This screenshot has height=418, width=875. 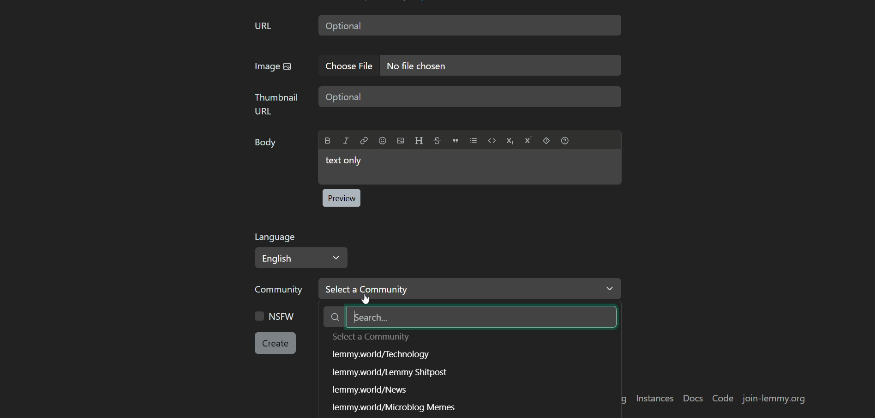 What do you see at coordinates (724, 399) in the screenshot?
I see `code` at bounding box center [724, 399].